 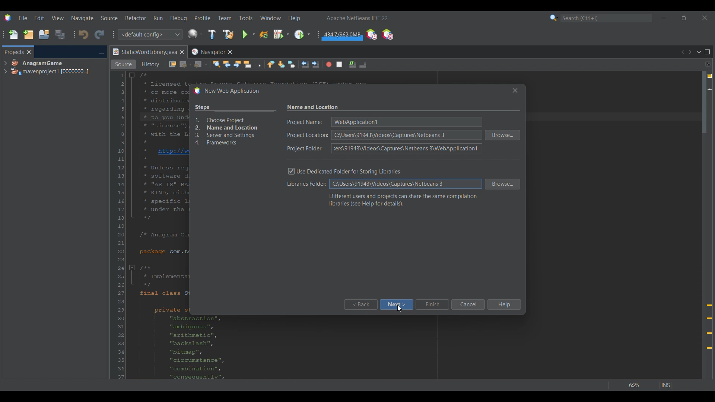 What do you see at coordinates (360, 304) in the screenshot?
I see `Back` at bounding box center [360, 304].